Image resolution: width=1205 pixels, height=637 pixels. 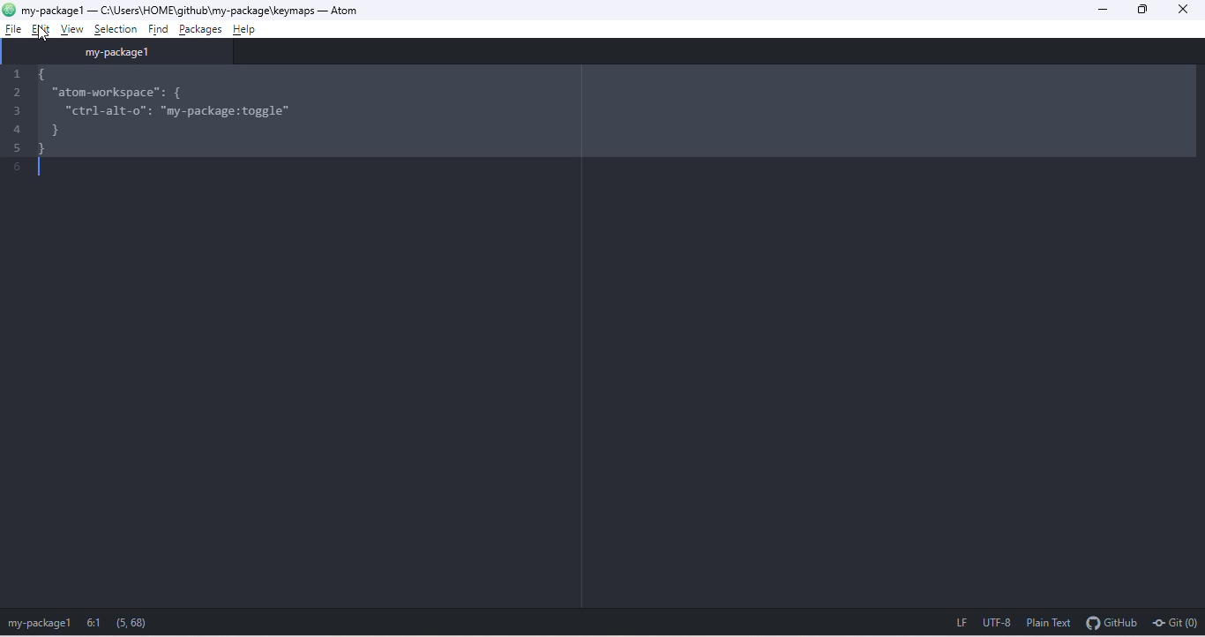 What do you see at coordinates (1147, 9) in the screenshot?
I see `maximize` at bounding box center [1147, 9].